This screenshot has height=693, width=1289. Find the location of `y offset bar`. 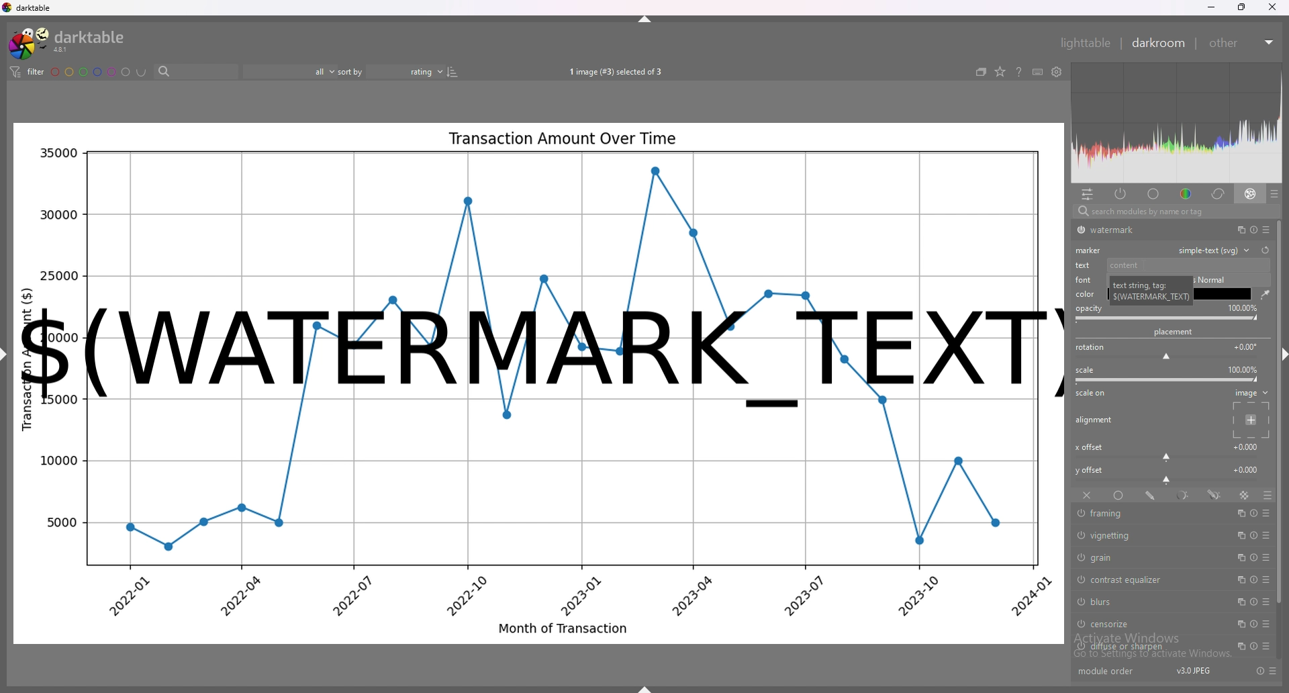

y offset bar is located at coordinates (1167, 481).